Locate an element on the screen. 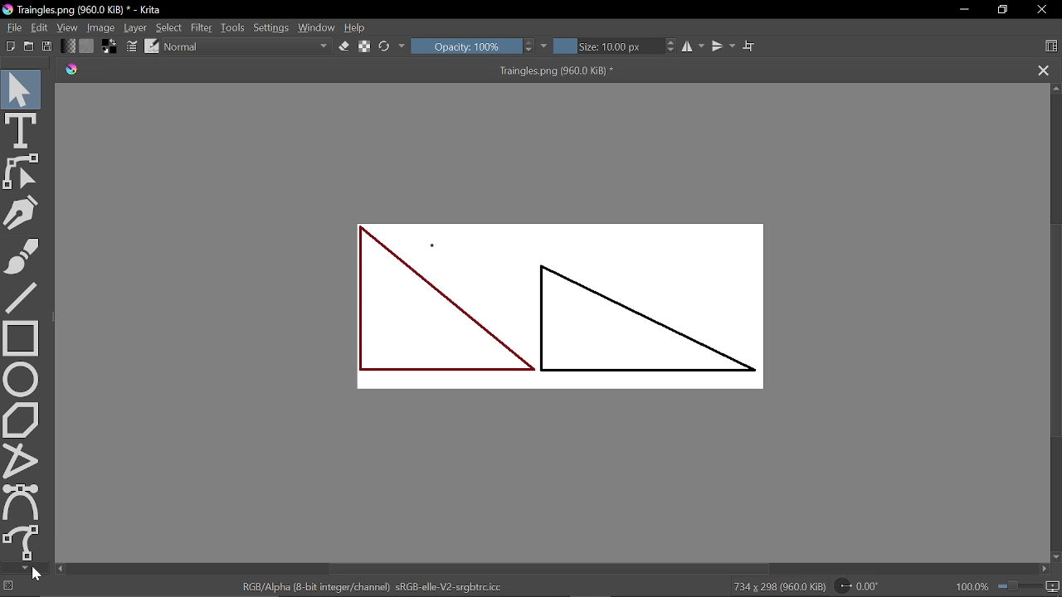 This screenshot has height=597, width=1062. Horizontal mirror is located at coordinates (691, 48).